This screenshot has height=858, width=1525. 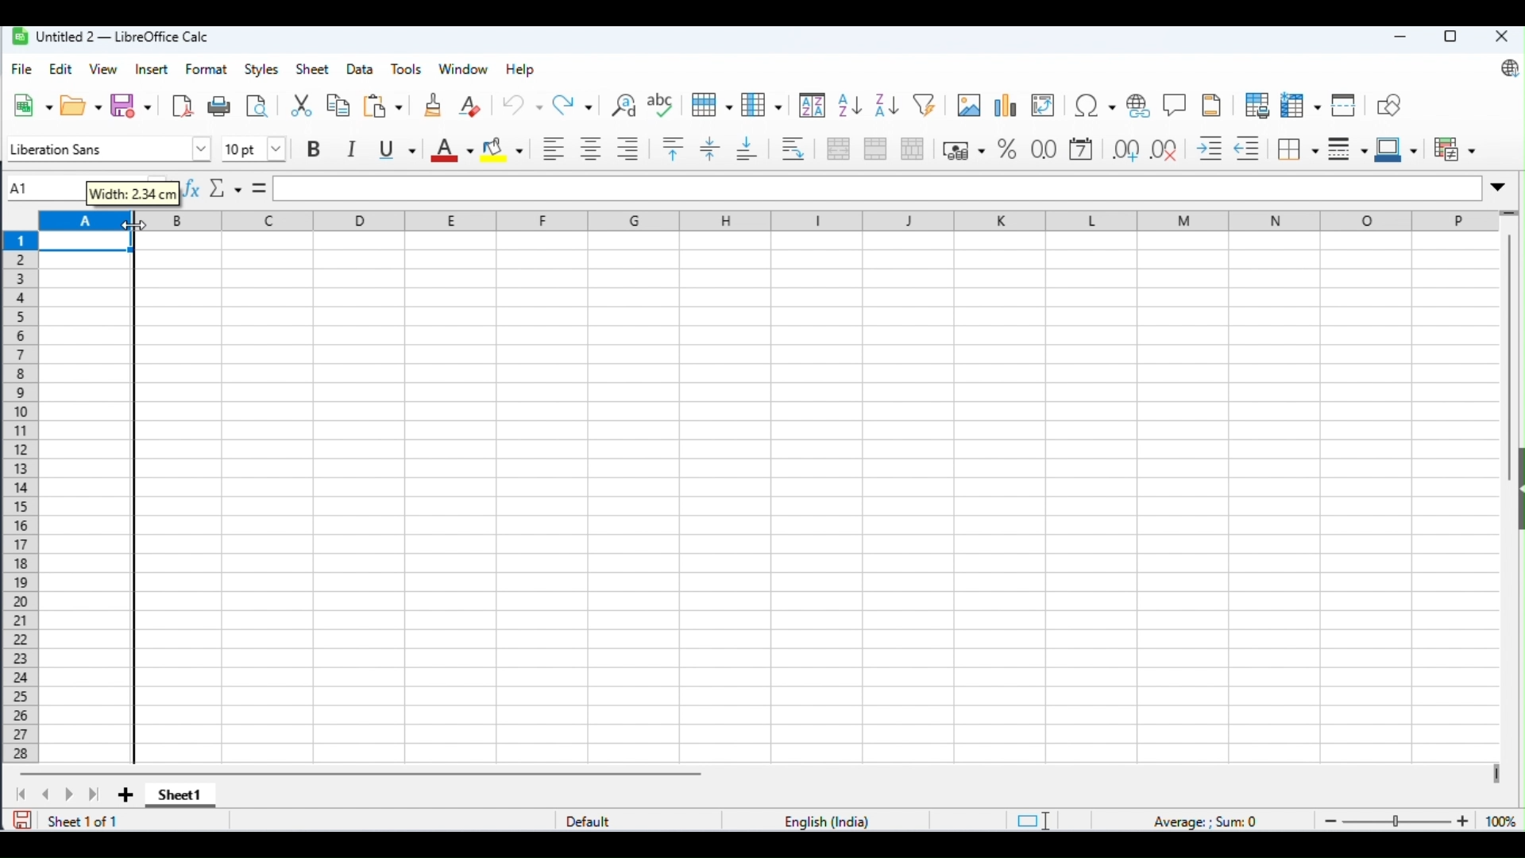 What do you see at coordinates (554, 147) in the screenshot?
I see `align left` at bounding box center [554, 147].